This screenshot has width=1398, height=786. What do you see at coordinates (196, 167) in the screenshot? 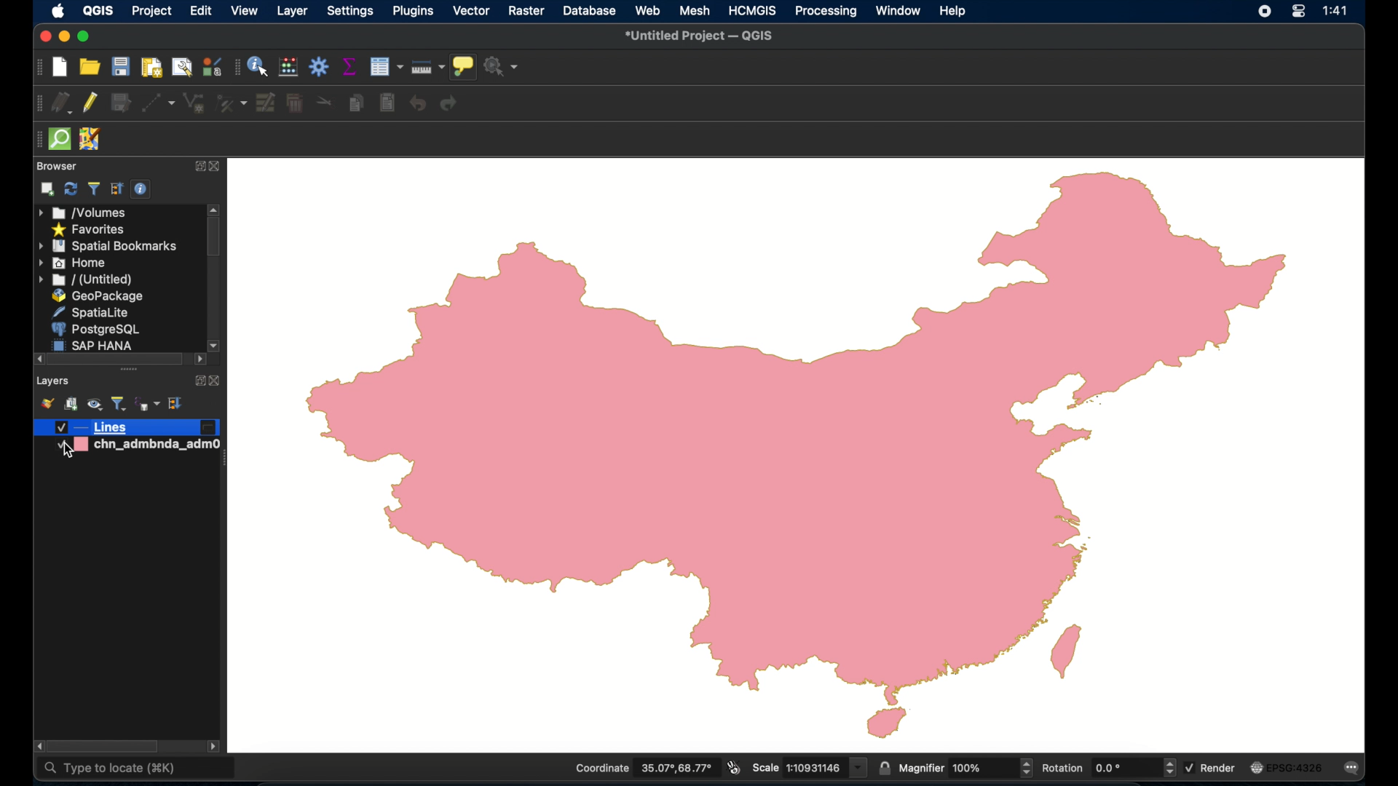
I see `expand` at bounding box center [196, 167].